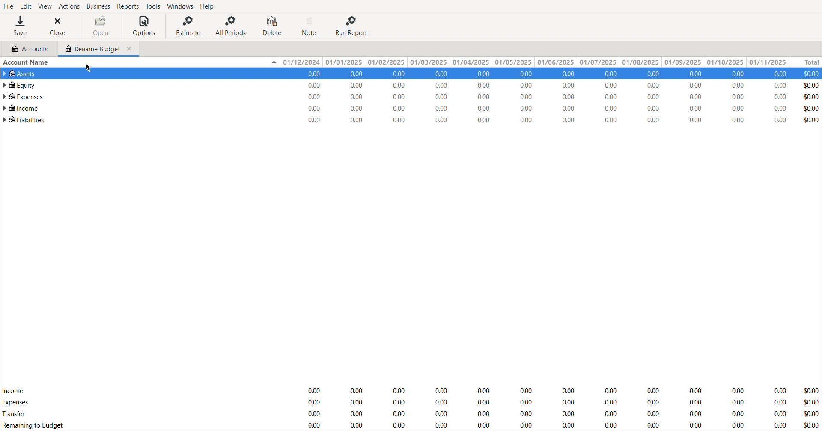 The image size is (822, 431). I want to click on Total, so click(804, 62).